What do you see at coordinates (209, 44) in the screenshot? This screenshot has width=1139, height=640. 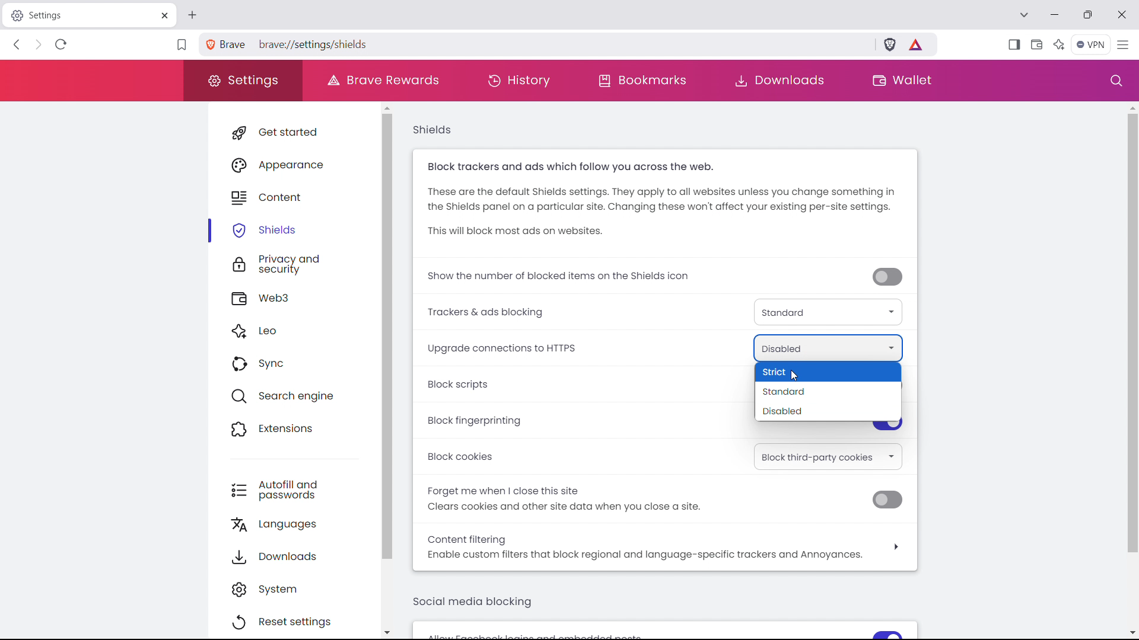 I see `view site information` at bounding box center [209, 44].